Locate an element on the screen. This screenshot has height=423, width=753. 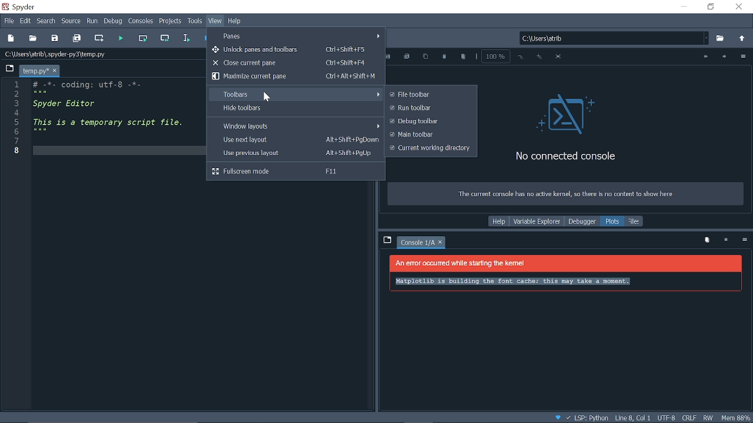
Options is located at coordinates (744, 241).